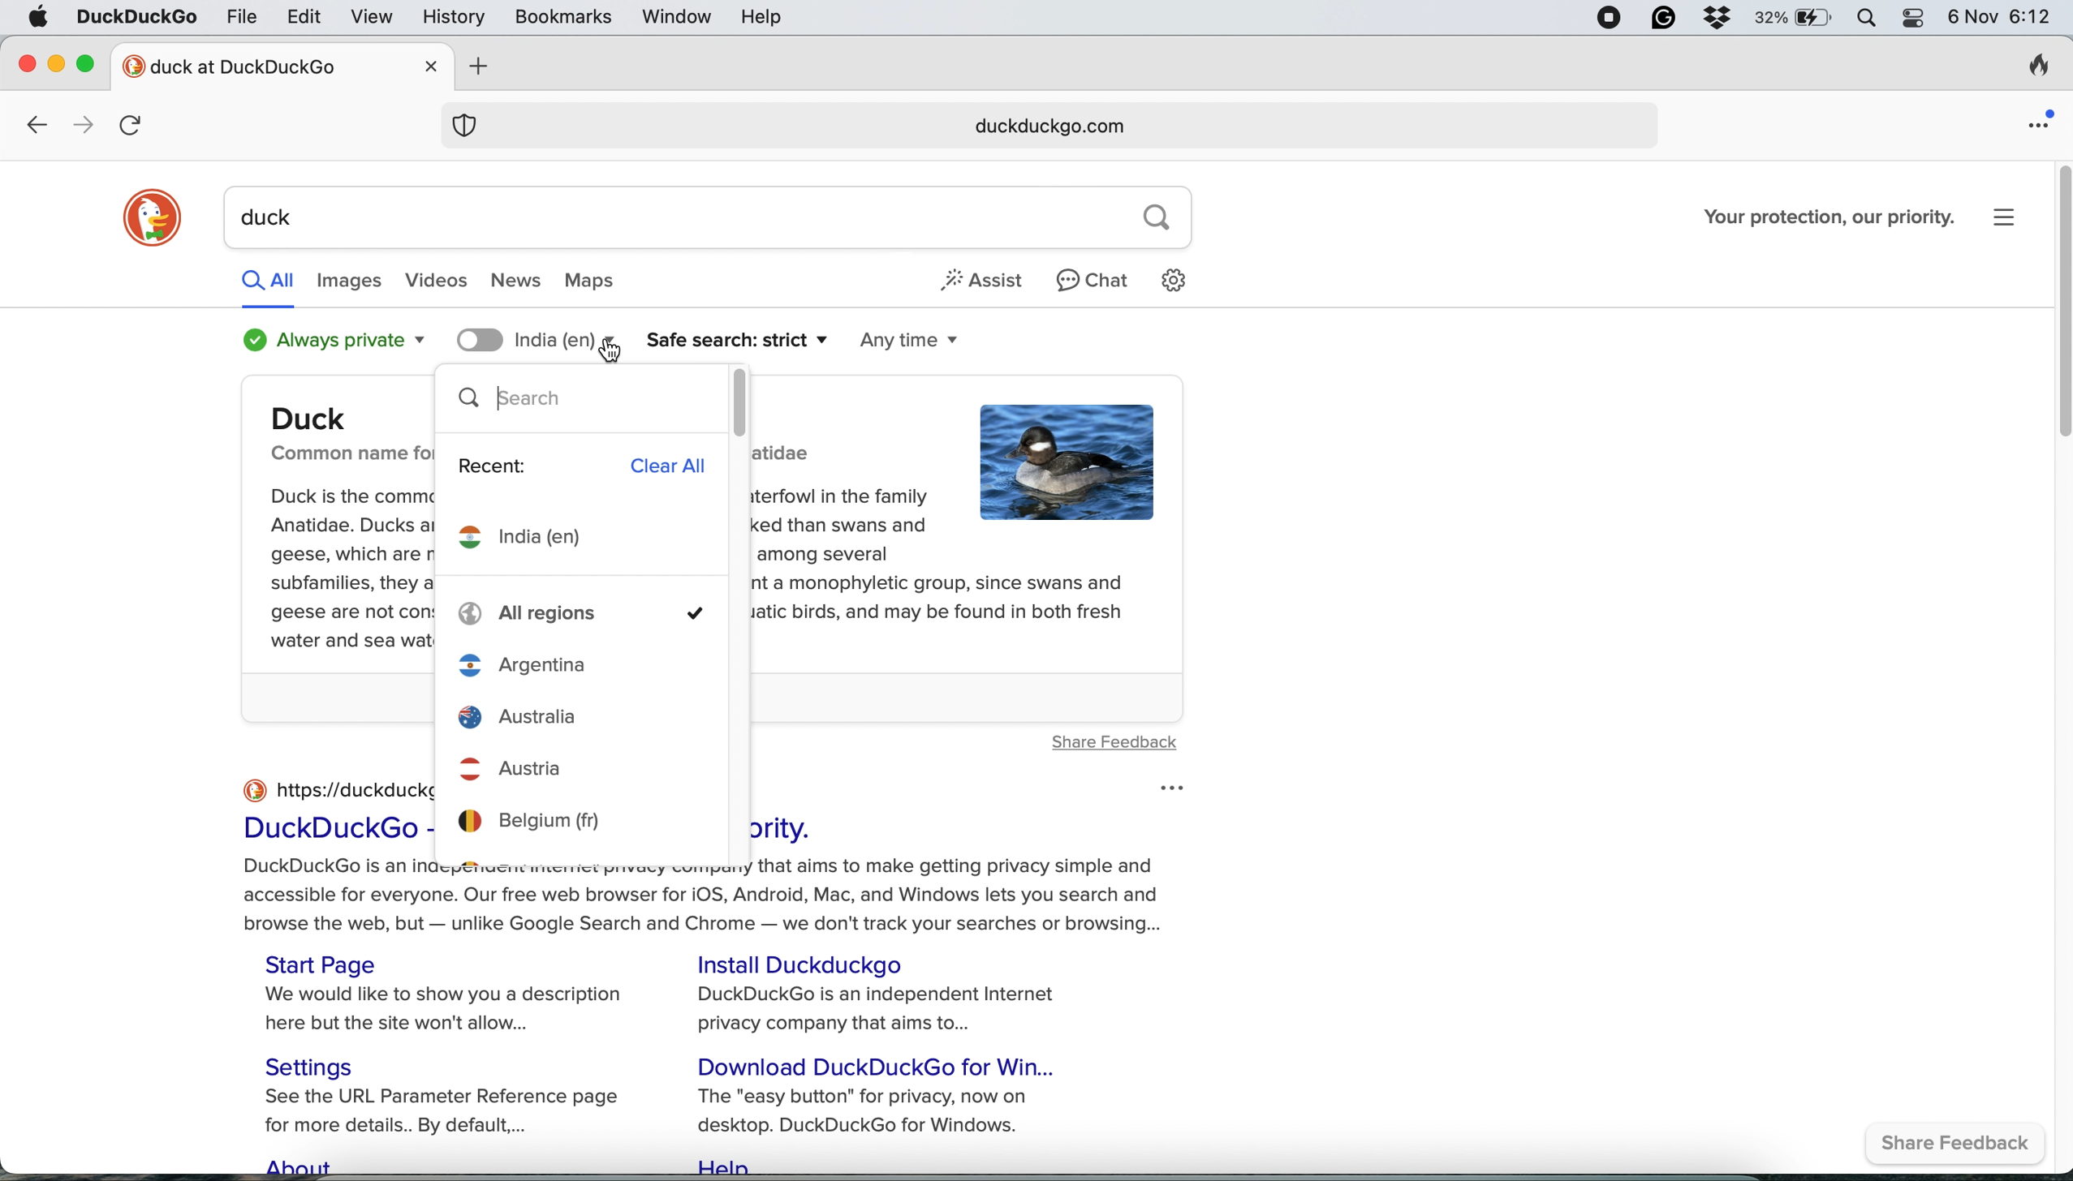  I want to click on See the URL Parameter Reference page
for more details.. By default,..., so click(454, 1113).